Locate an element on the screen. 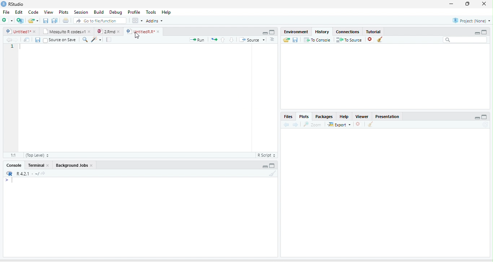 This screenshot has width=493, height=262. close is located at coordinates (92, 165).